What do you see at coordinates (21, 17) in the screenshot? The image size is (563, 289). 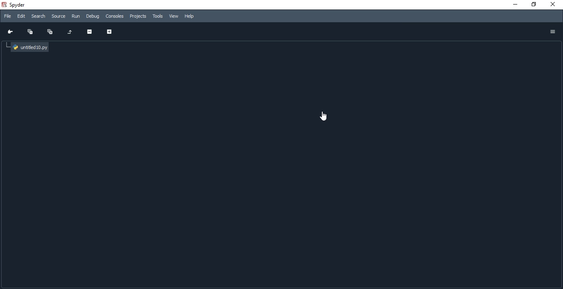 I see `Edit` at bounding box center [21, 17].